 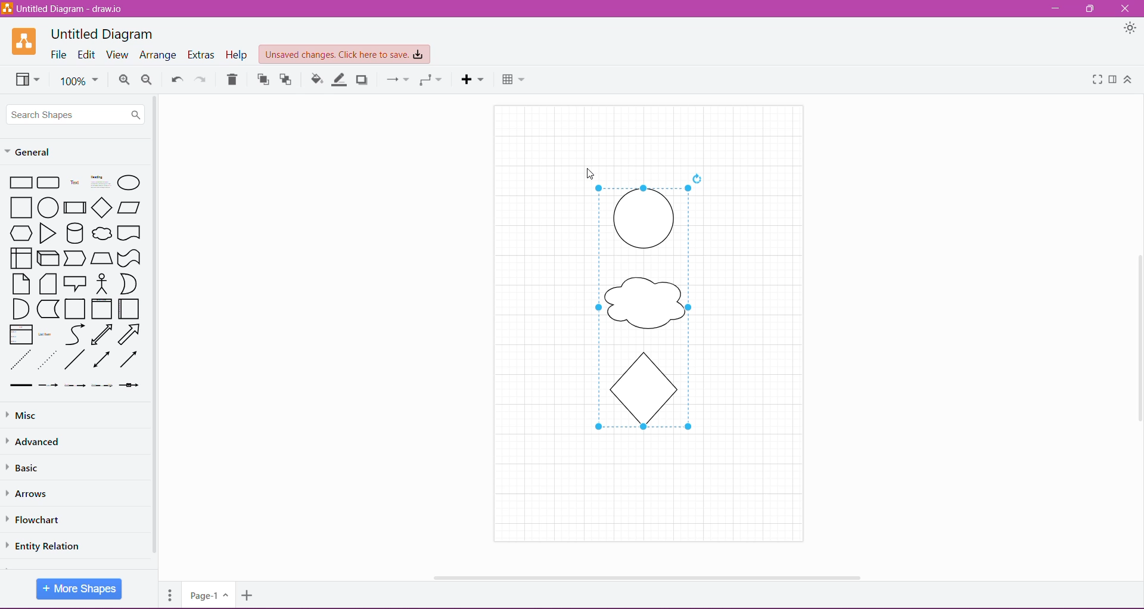 What do you see at coordinates (1055, 9) in the screenshot?
I see `Minimize` at bounding box center [1055, 9].